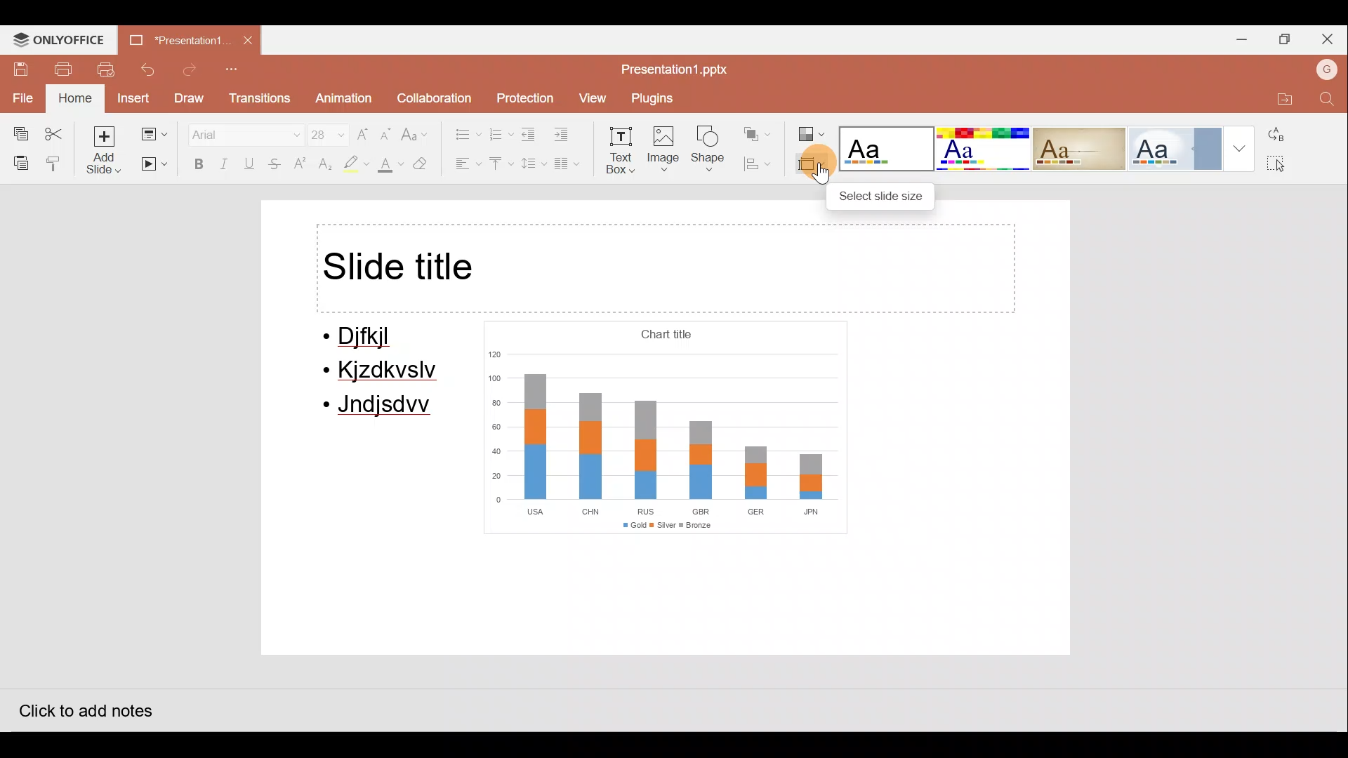  Describe the element at coordinates (671, 66) in the screenshot. I see `Presentation1.pptx` at that location.